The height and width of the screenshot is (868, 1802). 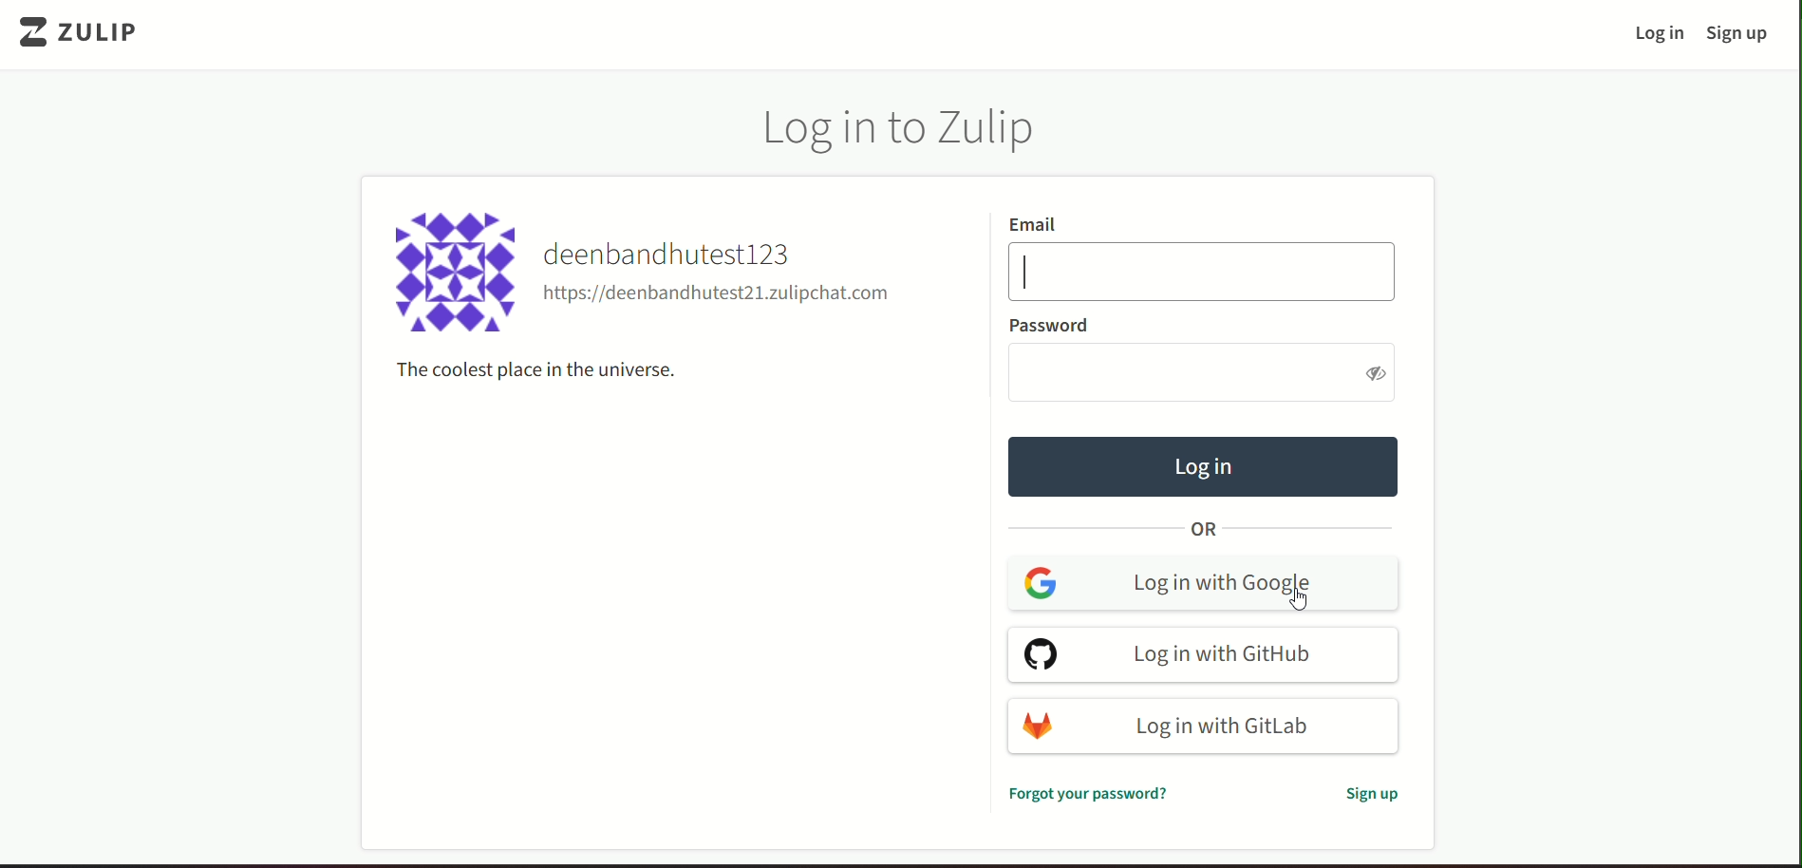 What do you see at coordinates (1742, 33) in the screenshot?
I see `sign up` at bounding box center [1742, 33].